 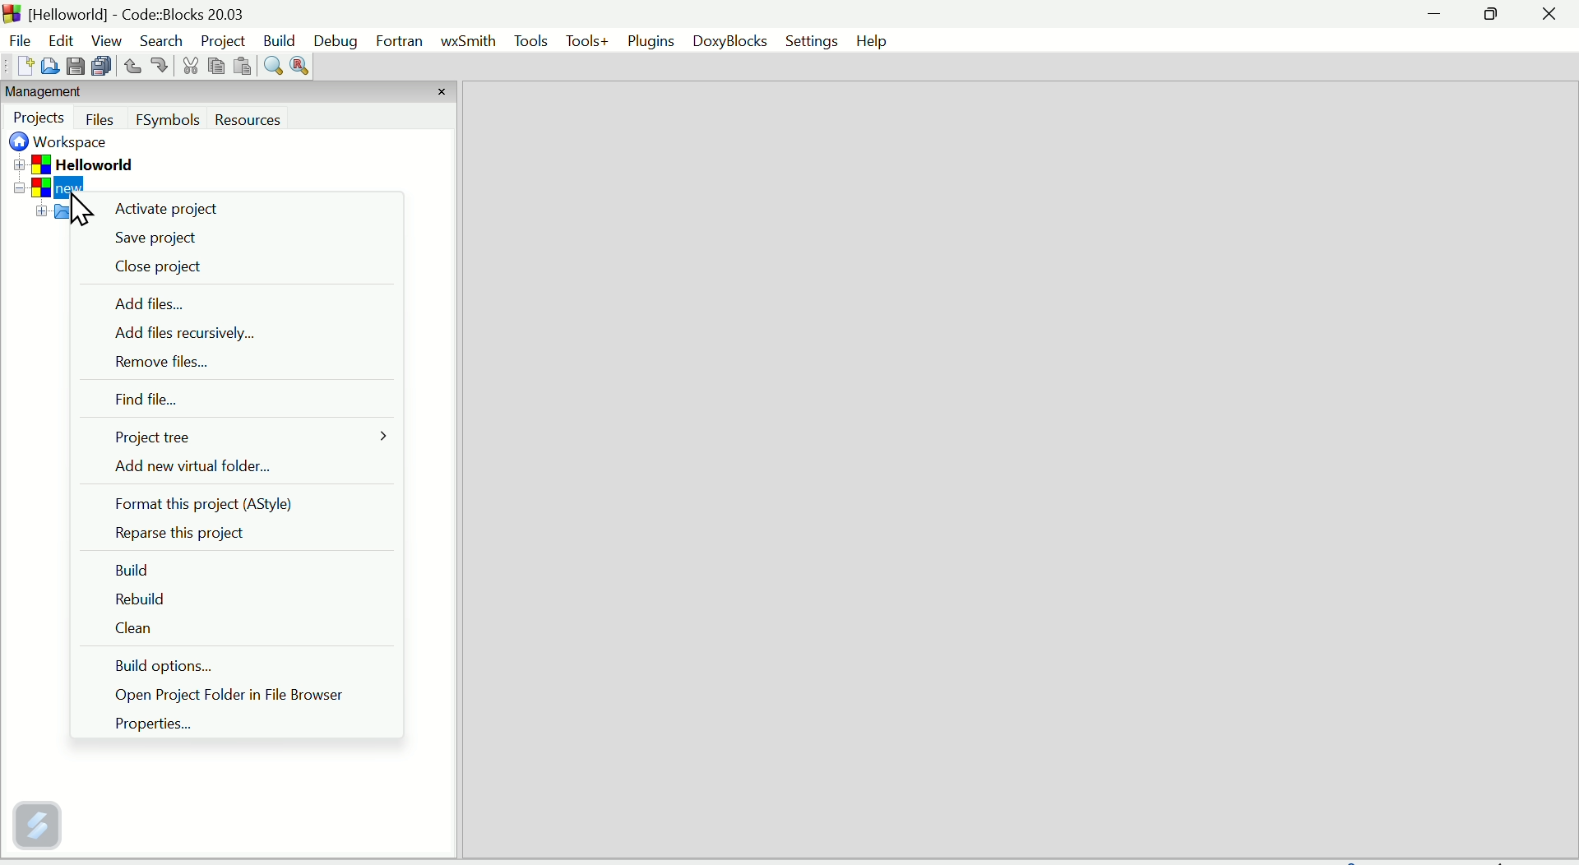 What do you see at coordinates (1435, 16) in the screenshot?
I see `minimise` at bounding box center [1435, 16].